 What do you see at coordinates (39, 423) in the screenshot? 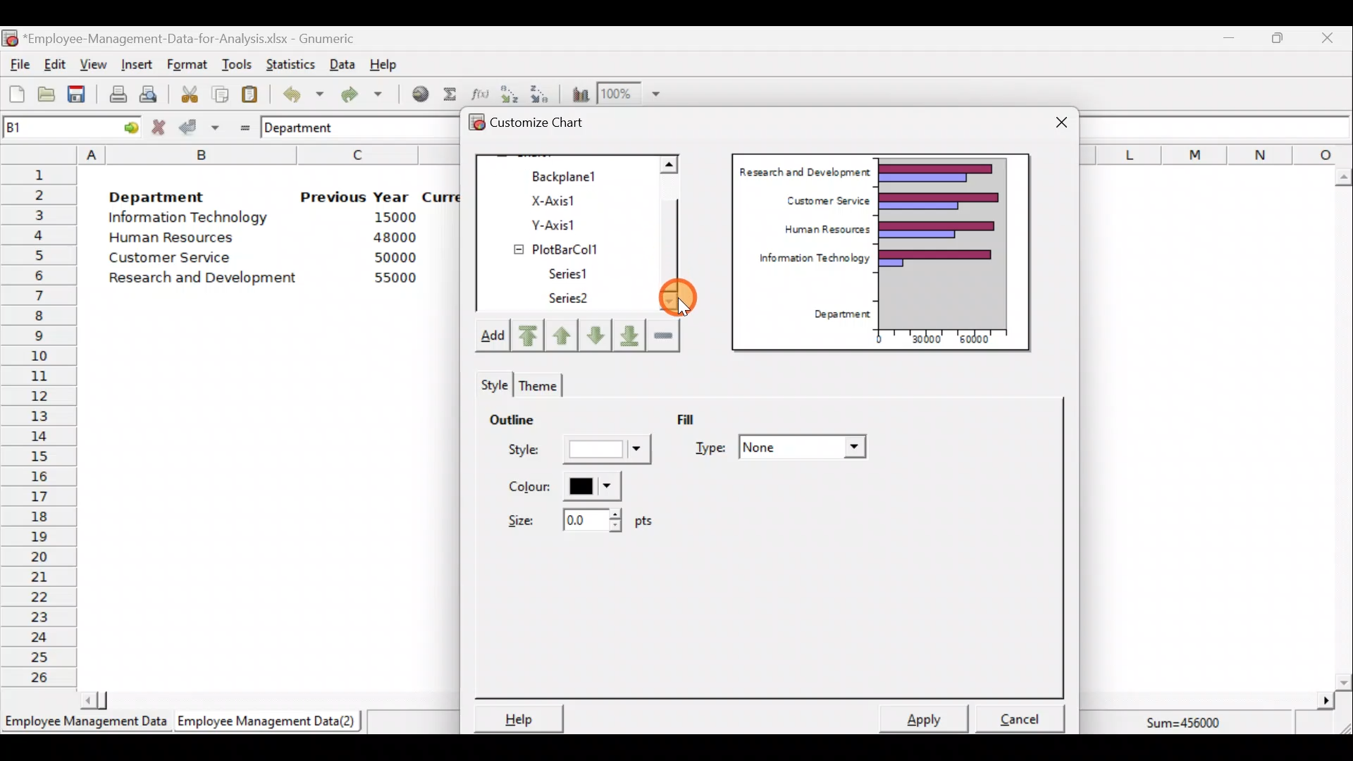
I see `Rows` at bounding box center [39, 423].